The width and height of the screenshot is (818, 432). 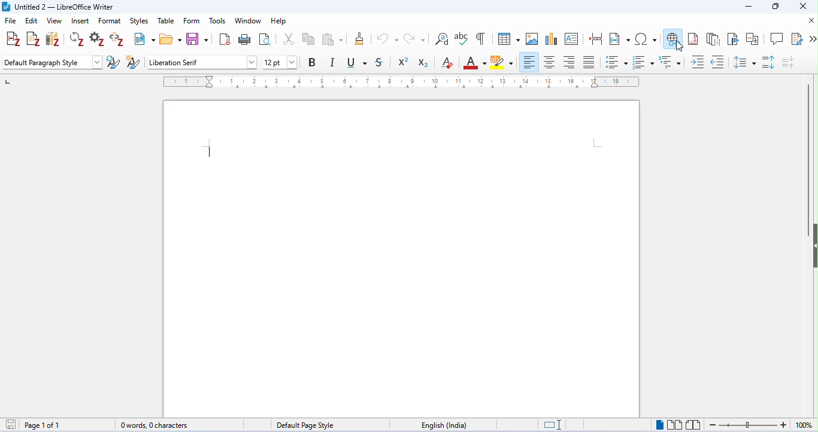 What do you see at coordinates (508, 38) in the screenshot?
I see `insert table` at bounding box center [508, 38].